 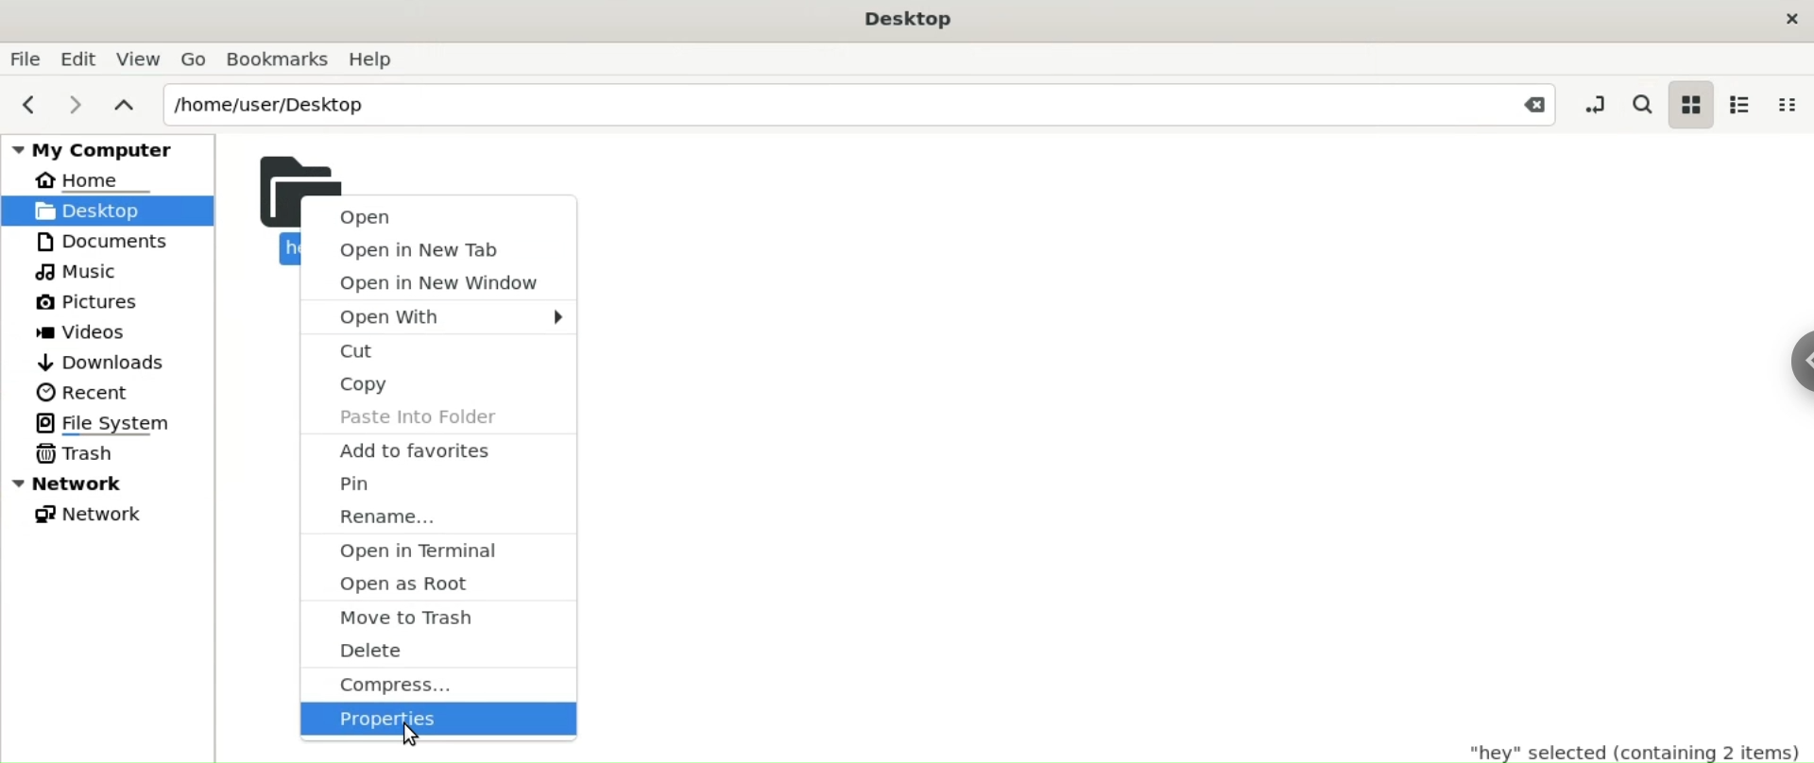 What do you see at coordinates (438, 648) in the screenshot?
I see `delete` at bounding box center [438, 648].